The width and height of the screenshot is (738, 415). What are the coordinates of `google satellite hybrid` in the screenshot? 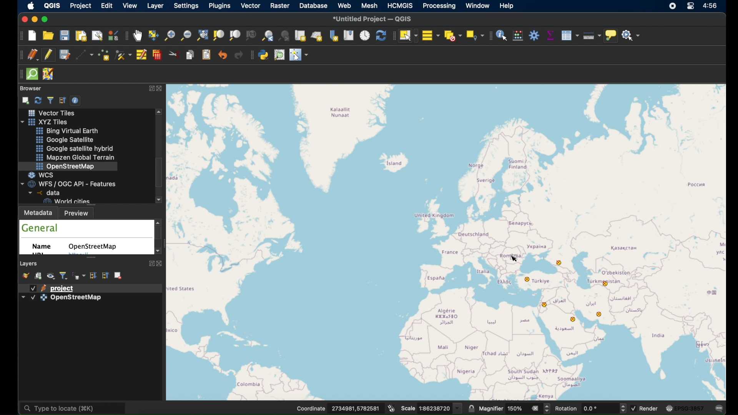 It's located at (73, 148).